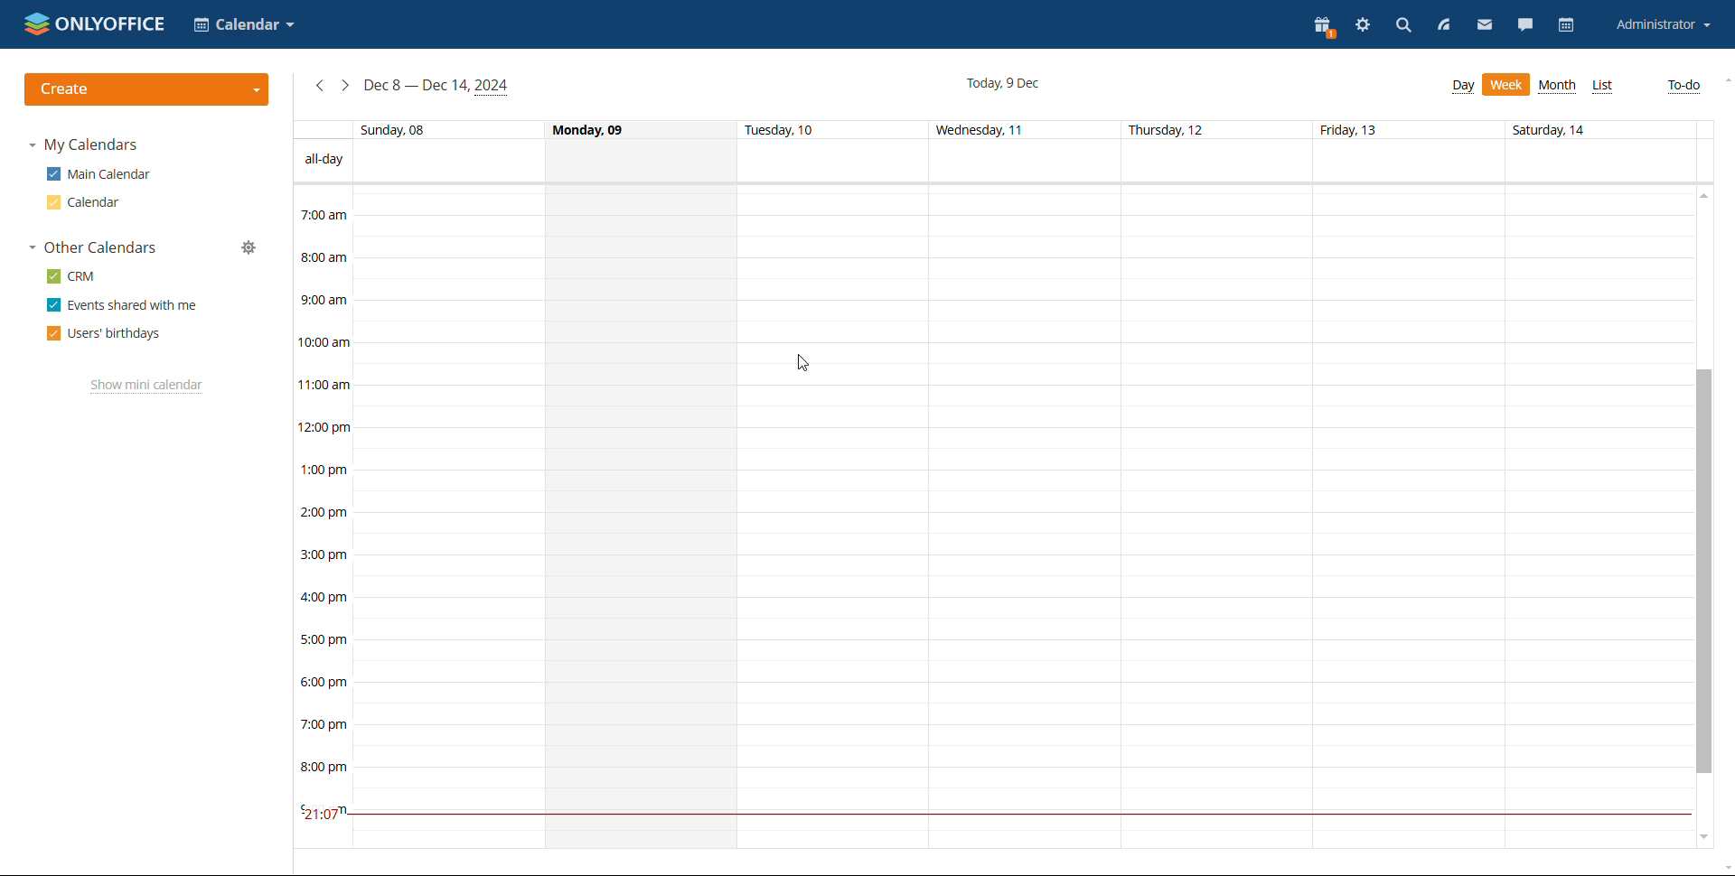 Image resolution: width=1735 pixels, height=876 pixels. I want to click on mail, so click(1484, 25).